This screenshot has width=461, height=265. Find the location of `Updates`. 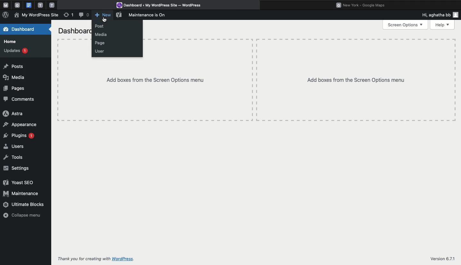

Updates is located at coordinates (16, 51).